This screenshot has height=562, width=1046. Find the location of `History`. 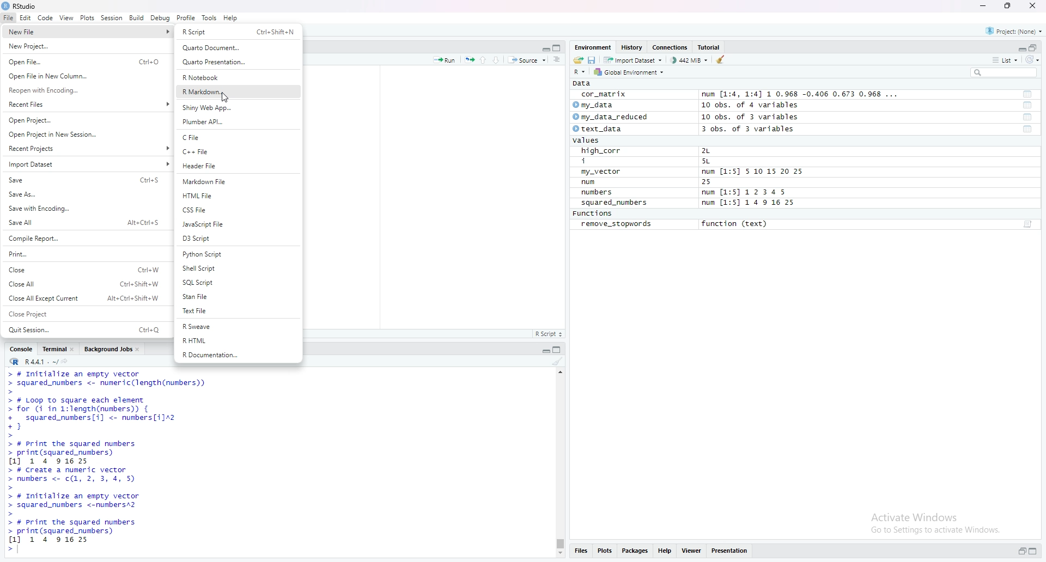

History is located at coordinates (633, 47).